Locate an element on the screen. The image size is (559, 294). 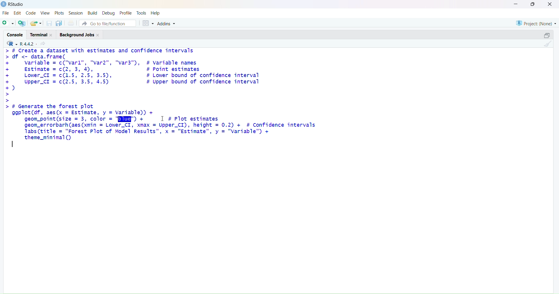
workspace panes is located at coordinates (148, 24).